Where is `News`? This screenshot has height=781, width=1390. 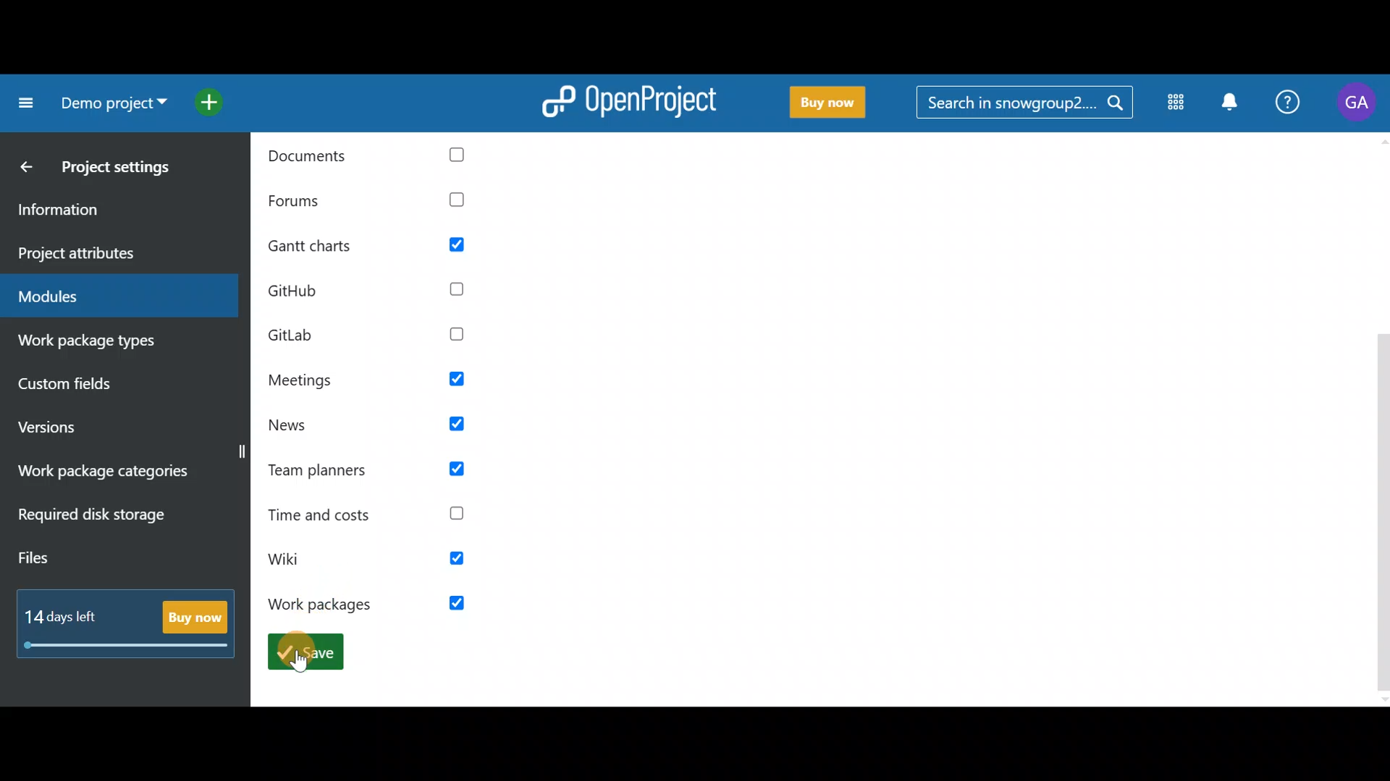
News is located at coordinates (369, 427).